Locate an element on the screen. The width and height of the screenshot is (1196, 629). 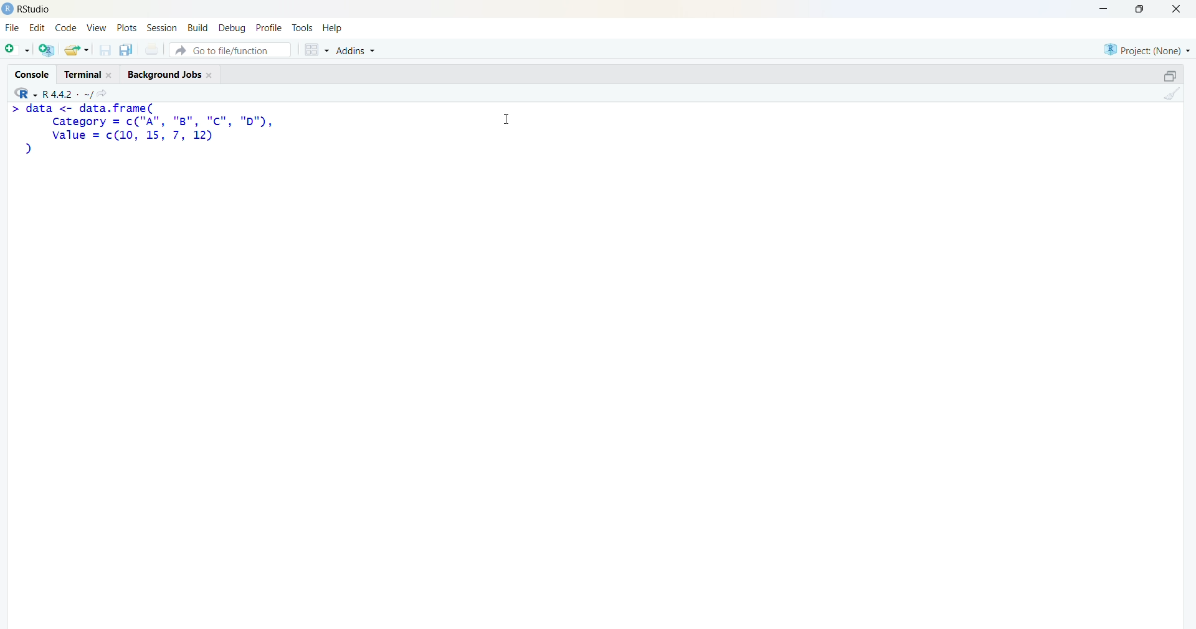
plots is located at coordinates (128, 28).